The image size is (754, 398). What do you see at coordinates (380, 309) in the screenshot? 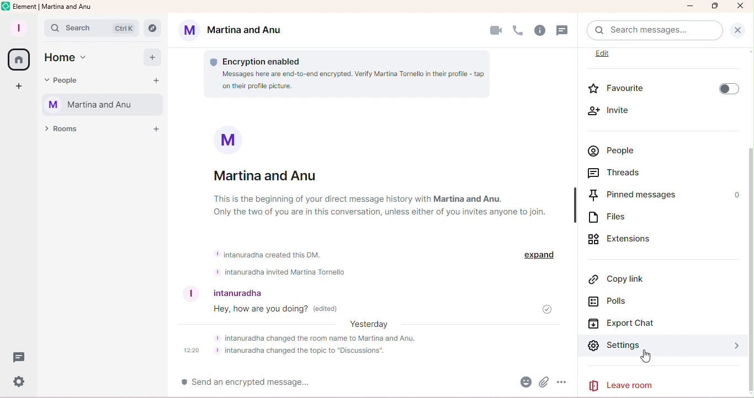
I see `Message space` at bounding box center [380, 309].